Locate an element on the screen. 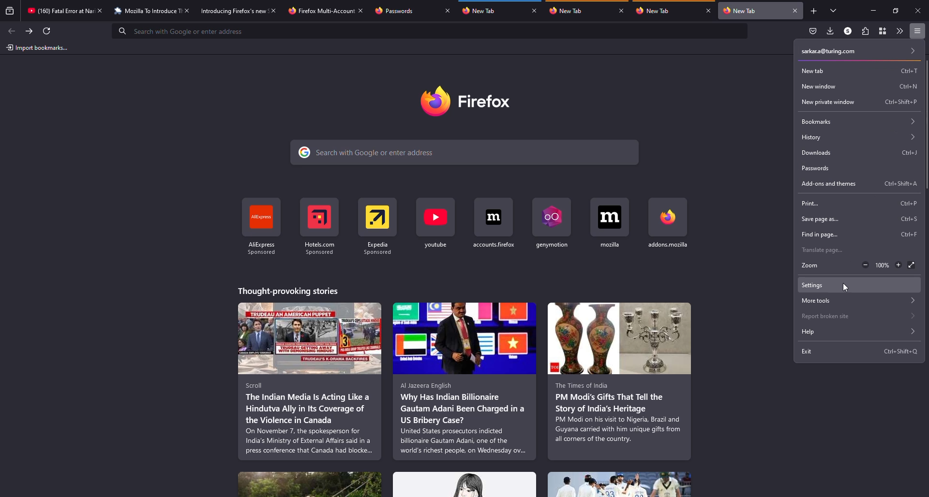 The width and height of the screenshot is (929, 497). 100 is located at coordinates (883, 264).